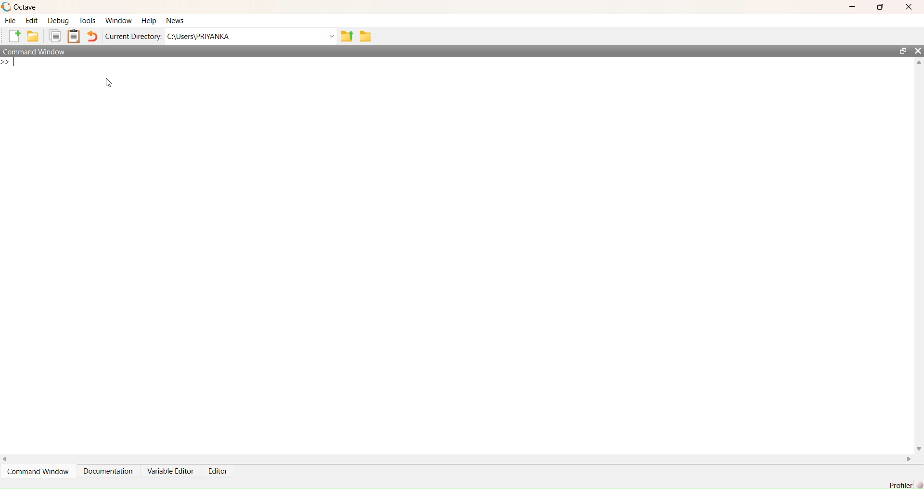  Describe the element at coordinates (32, 20) in the screenshot. I see `Edit` at that location.